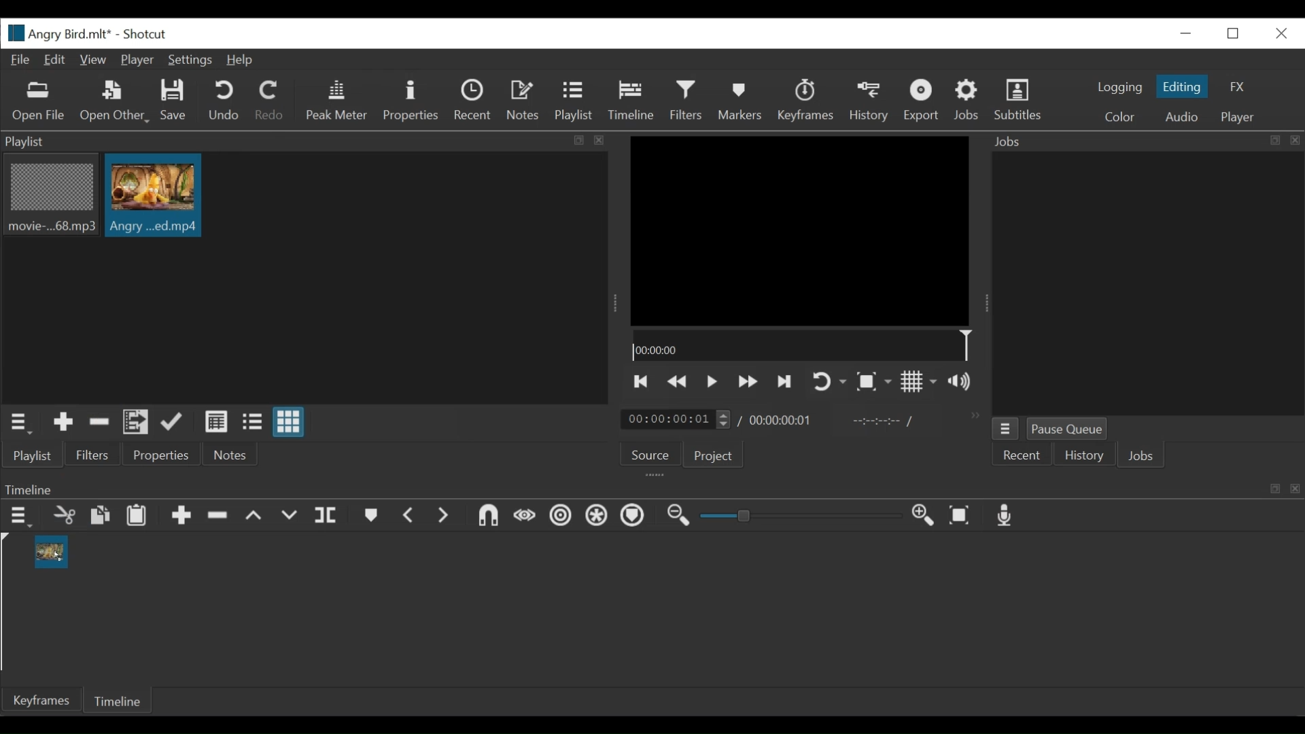 The width and height of the screenshot is (1305, 734). I want to click on Markers, so click(737, 101).